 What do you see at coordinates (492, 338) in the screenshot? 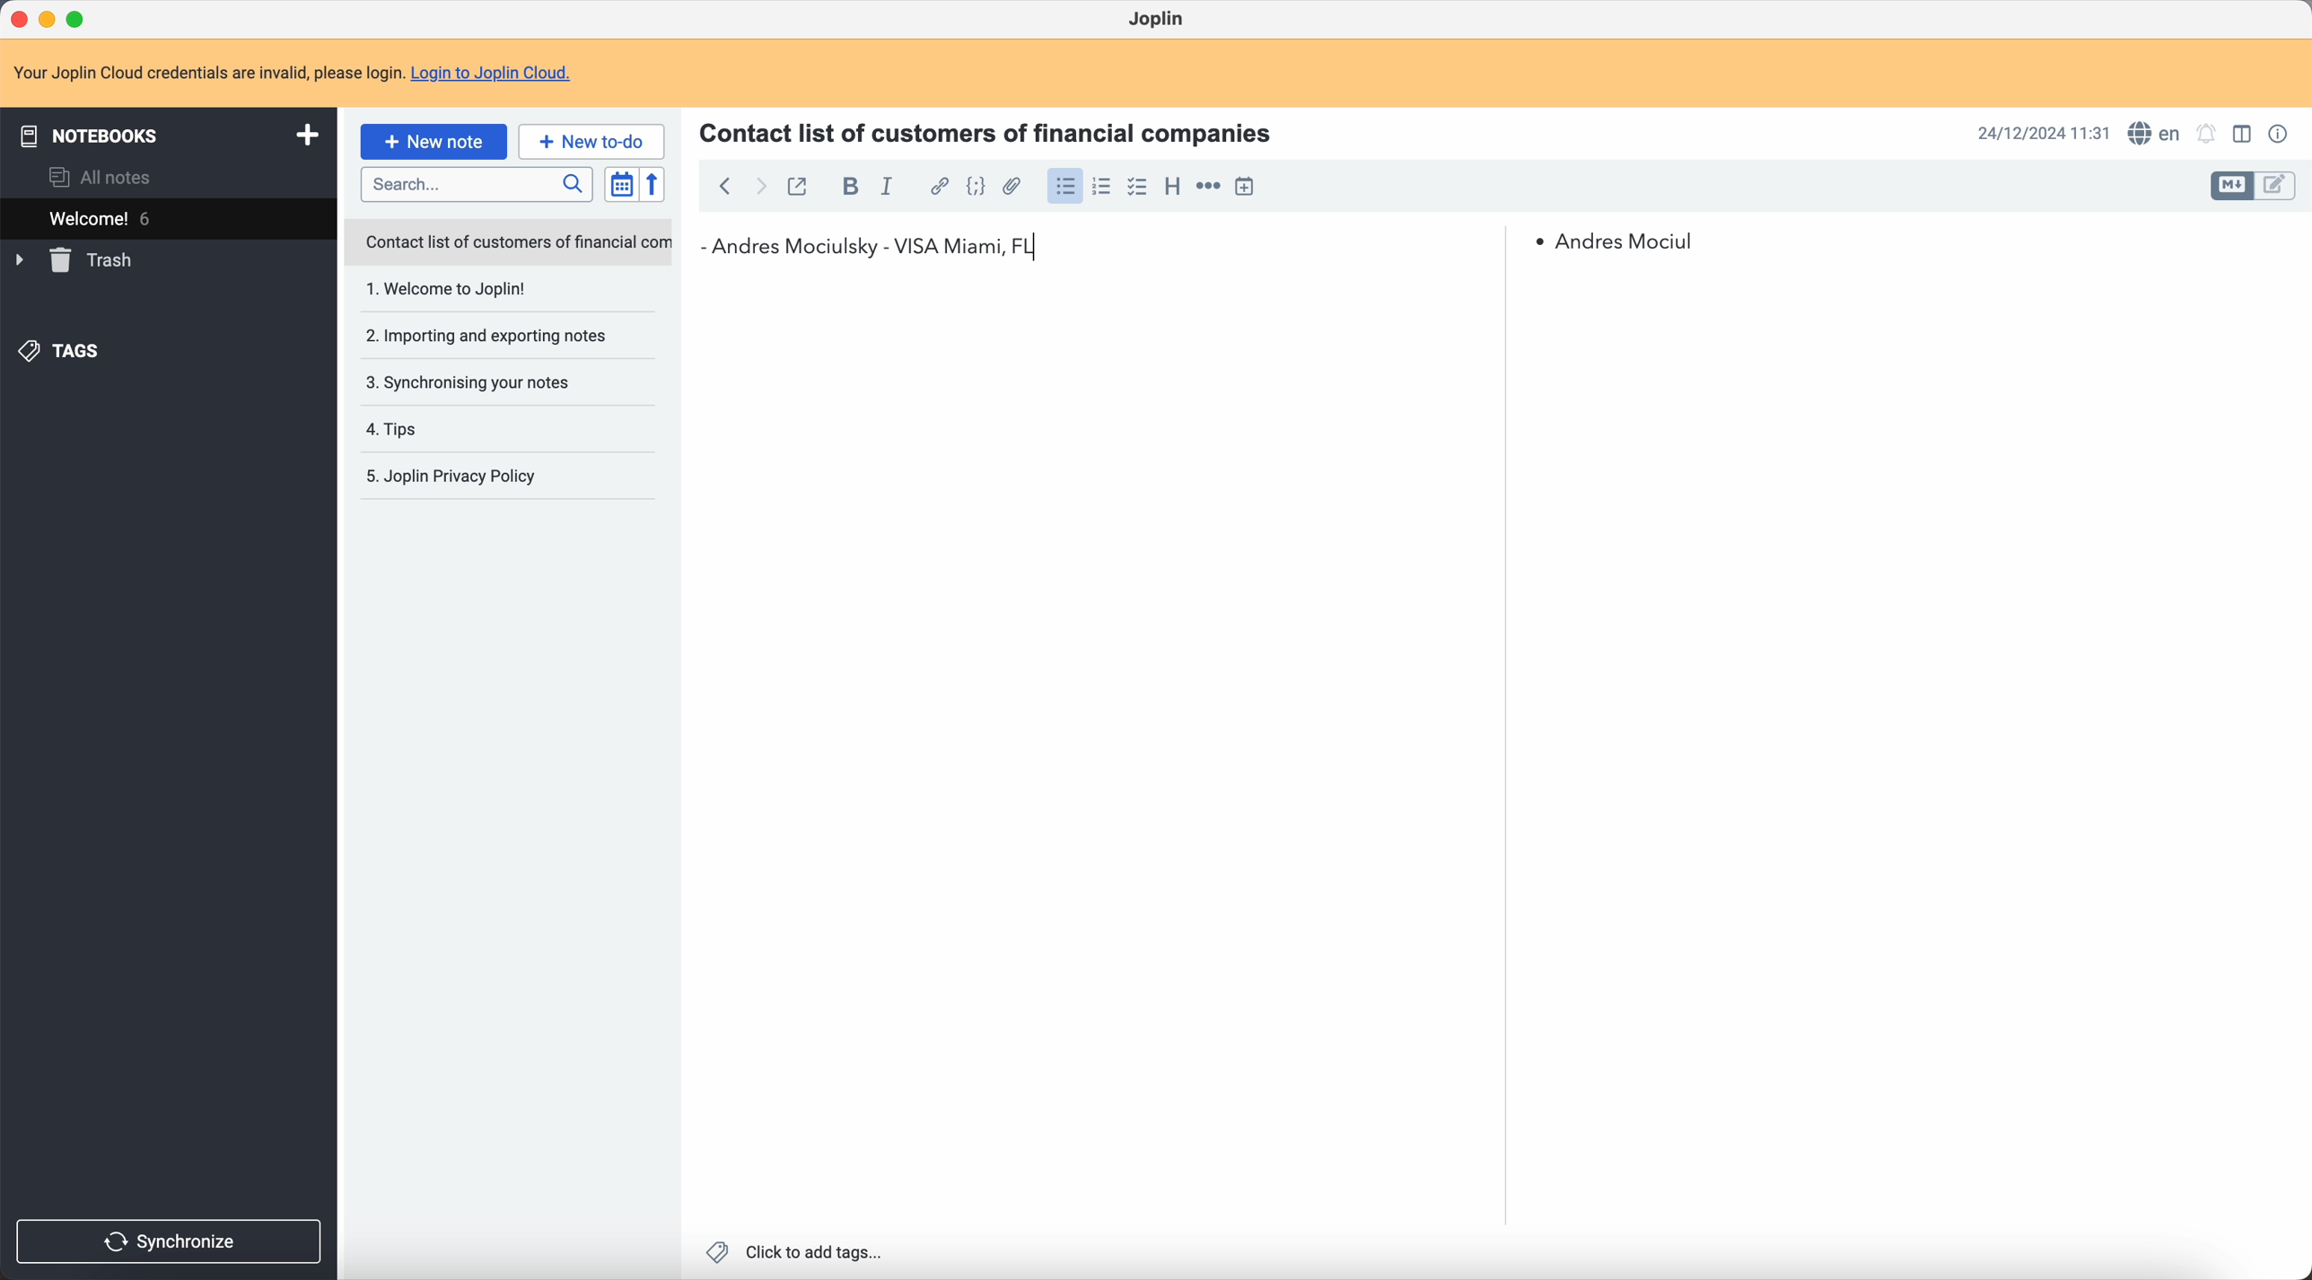
I see `2. Importing and exporting notes` at bounding box center [492, 338].